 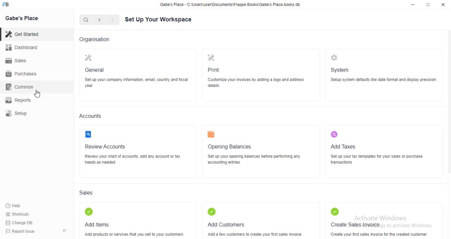 What do you see at coordinates (254, 234) in the screenshot?
I see `‘Add a few customers to create your first sales invoice` at bounding box center [254, 234].